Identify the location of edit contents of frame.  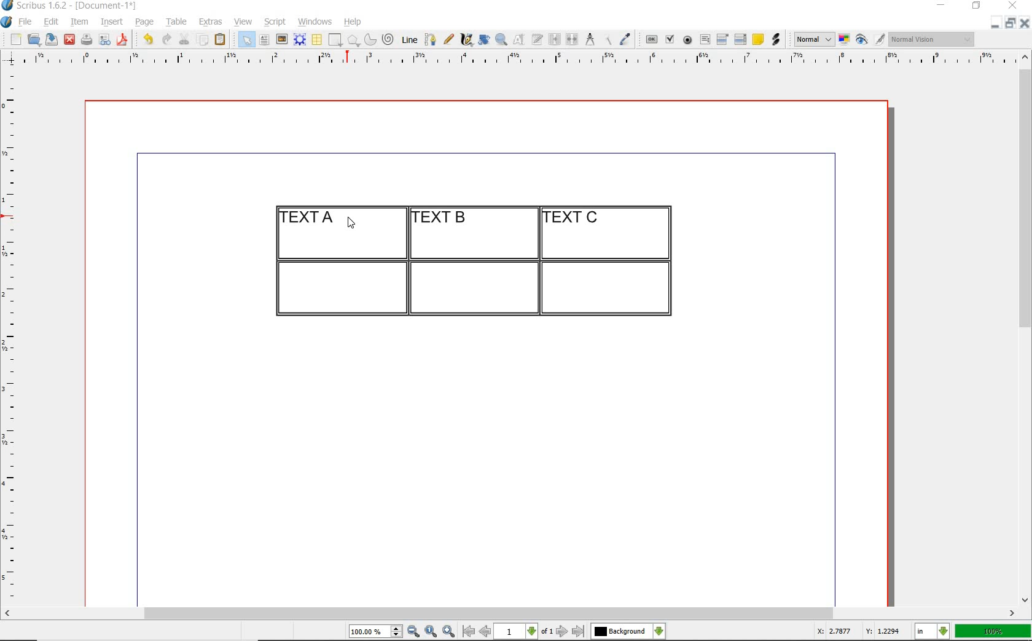
(519, 39).